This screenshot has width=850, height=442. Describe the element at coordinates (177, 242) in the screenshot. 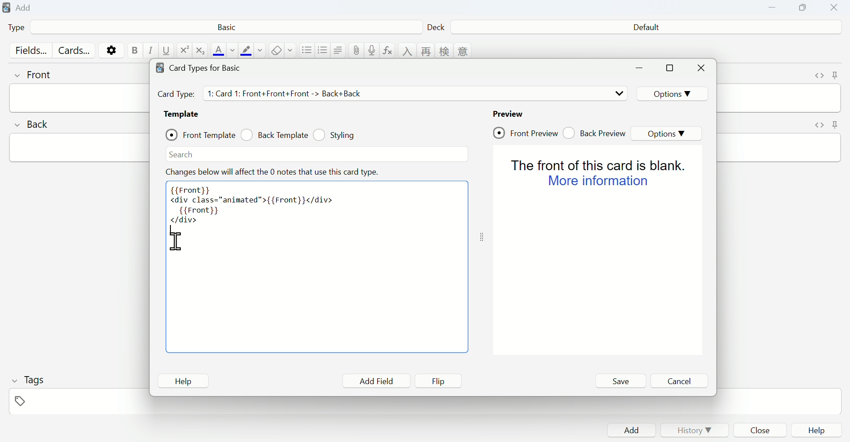

I see `cursor` at that location.